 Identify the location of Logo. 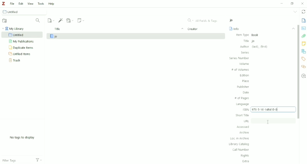
(3, 3).